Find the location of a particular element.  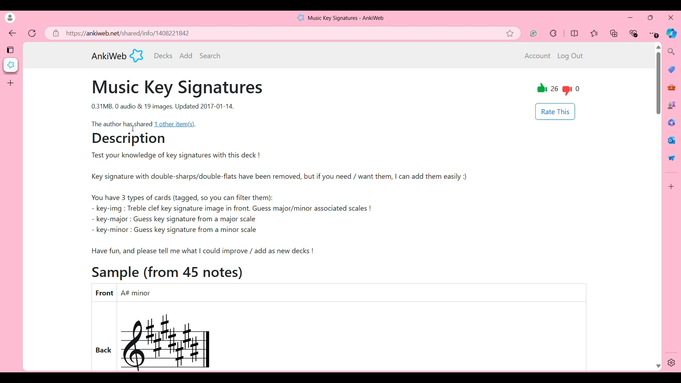

Browser messaging software is located at coordinates (671, 140).